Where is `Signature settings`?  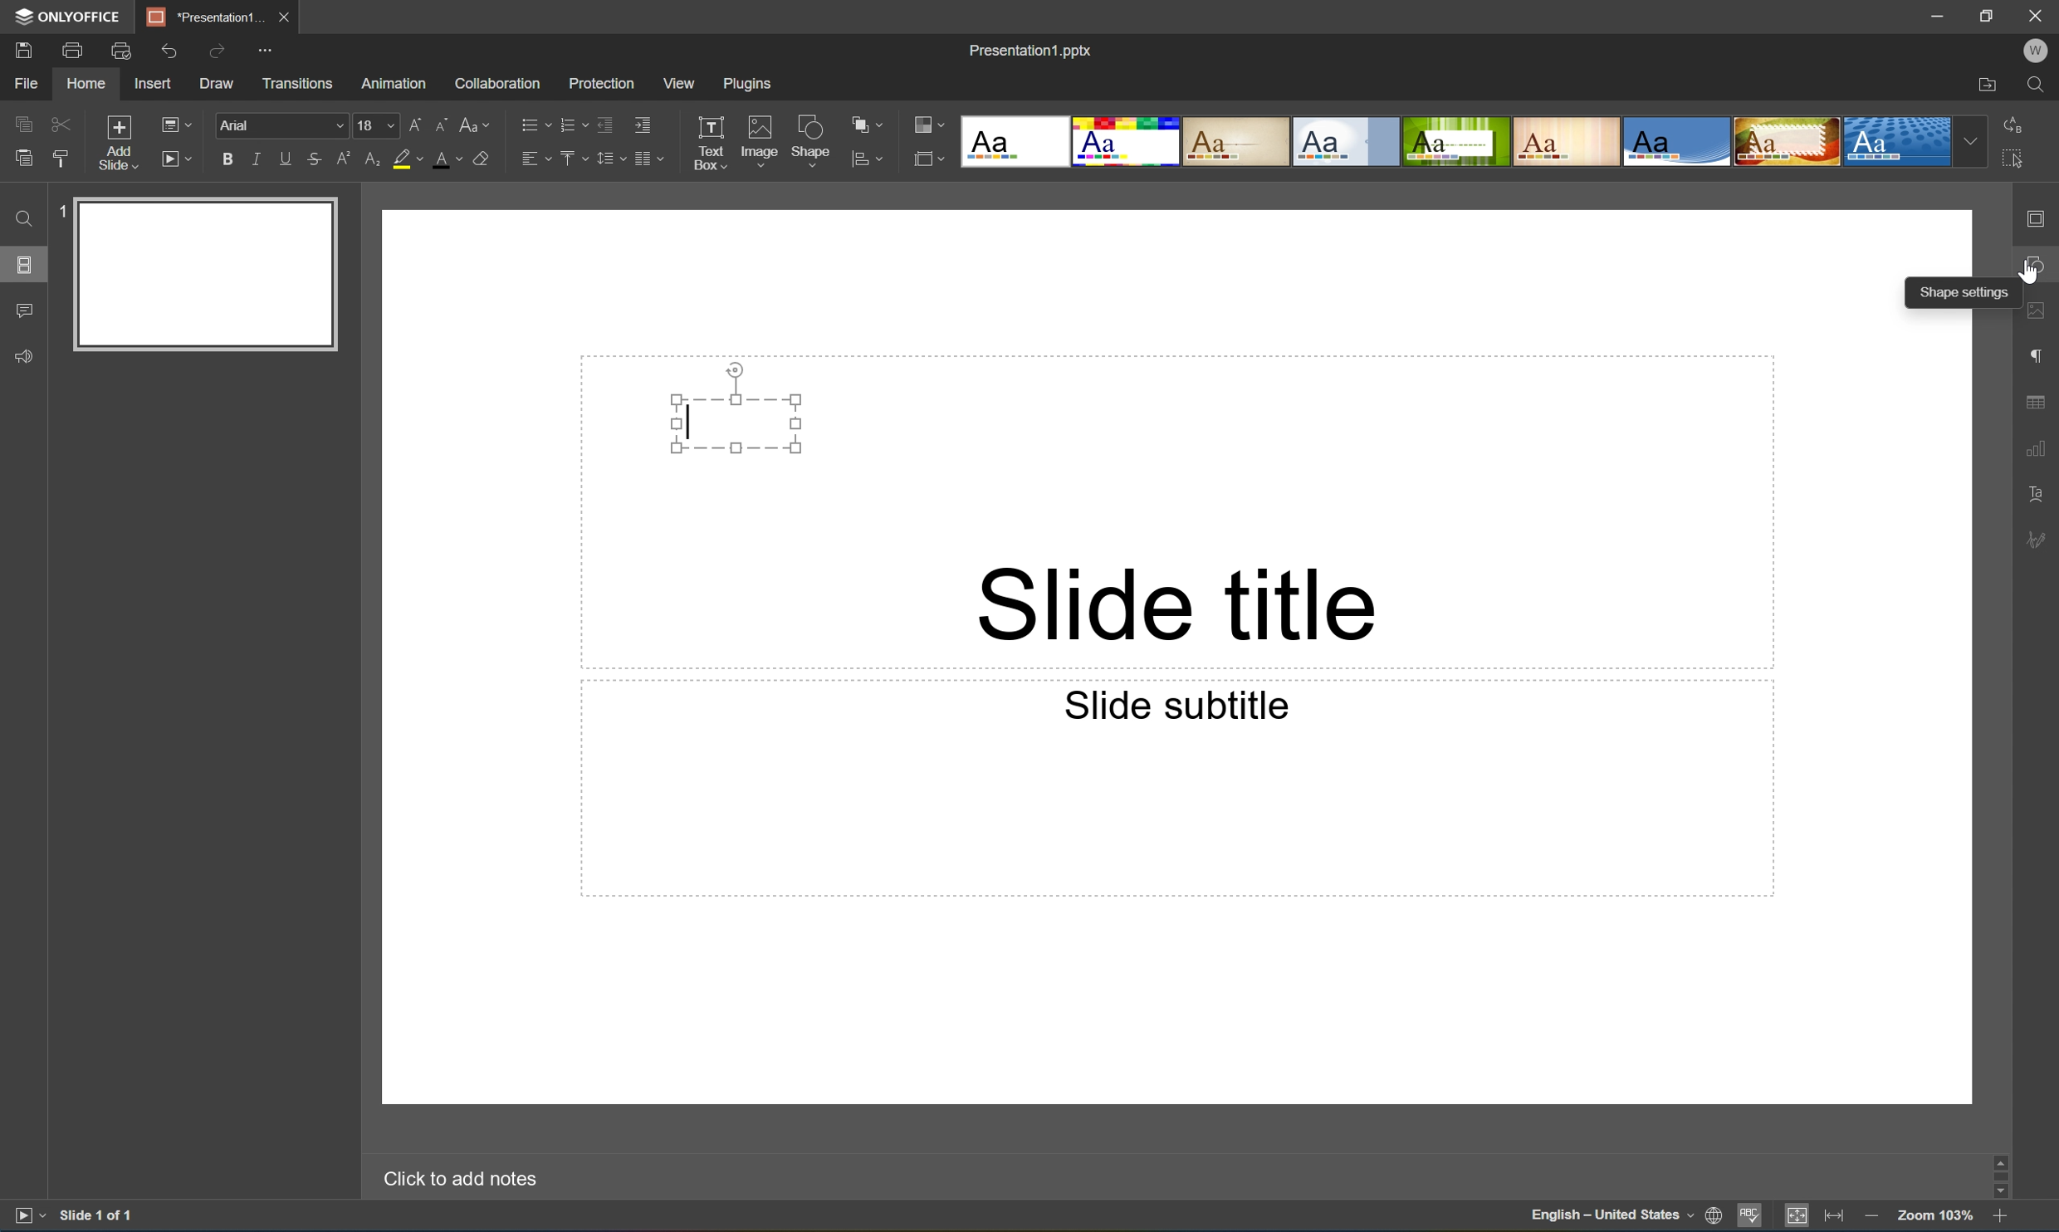
Signature settings is located at coordinates (2040, 538).